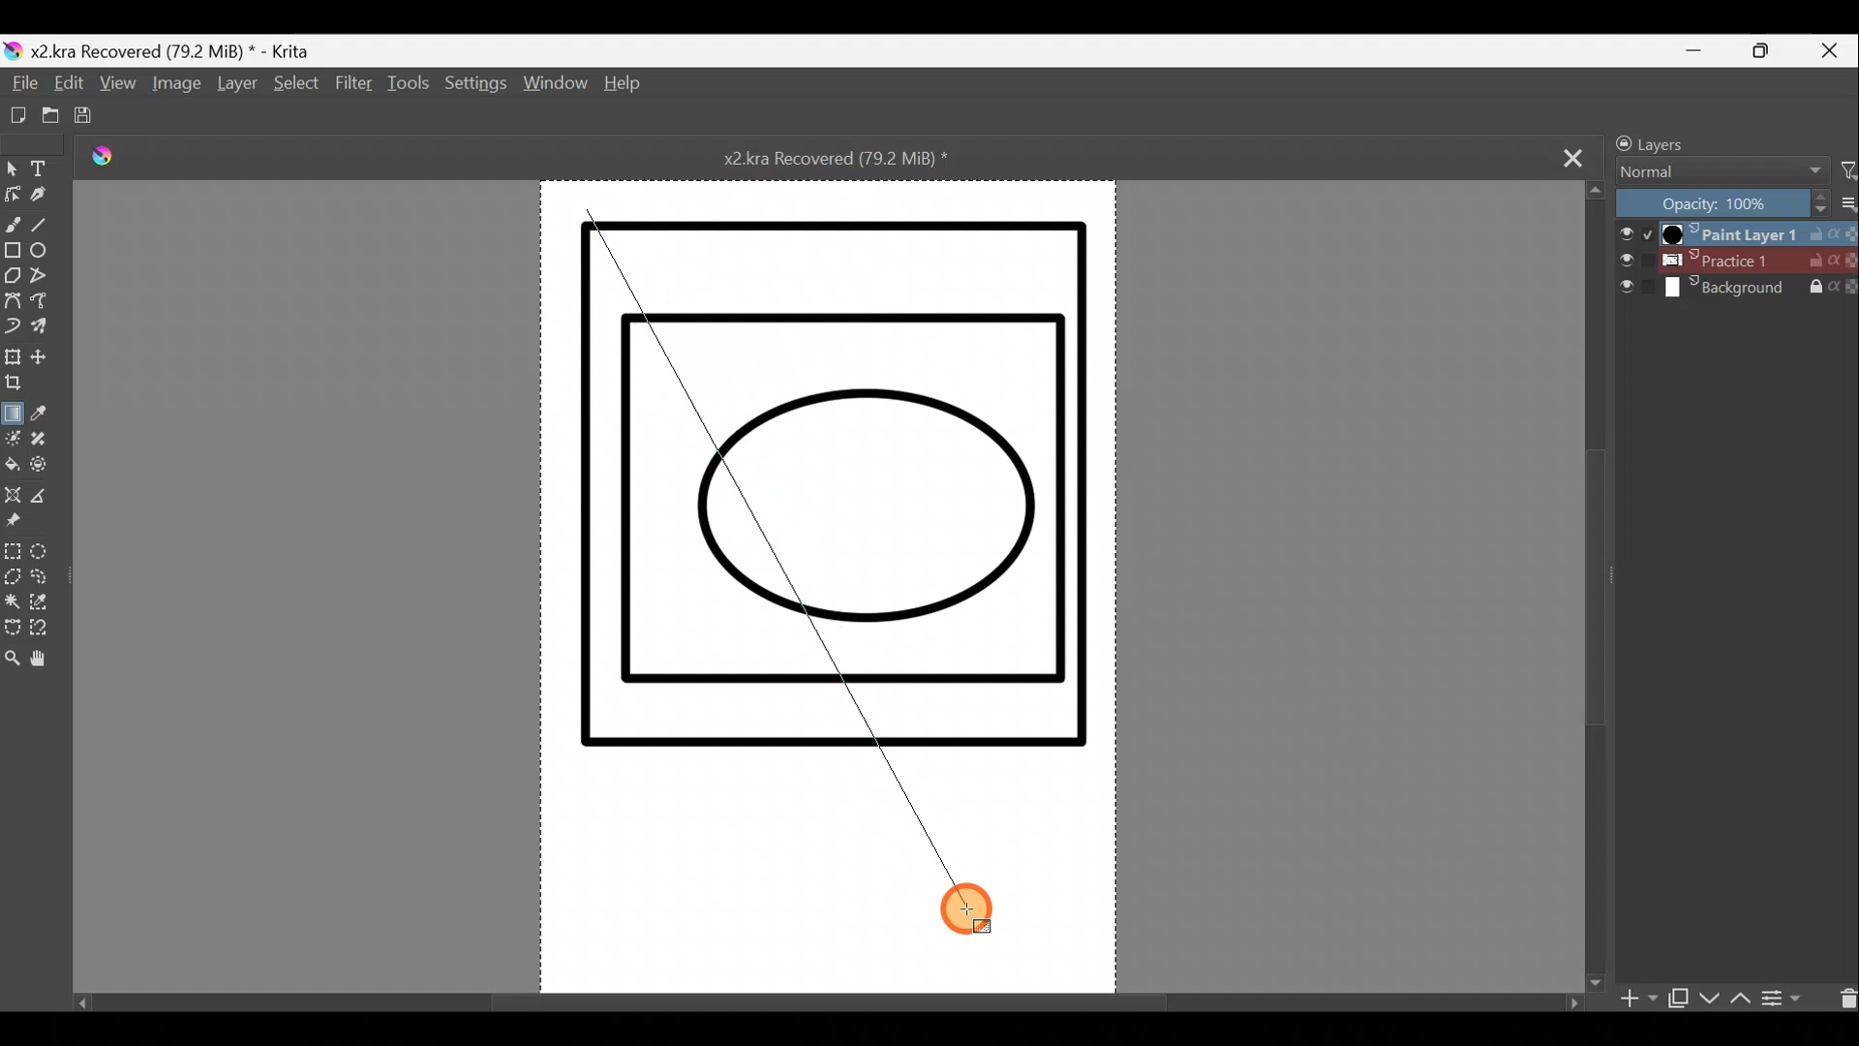 This screenshot has height=1046, width=1859. Describe the element at coordinates (1770, 51) in the screenshot. I see `Maximise` at that location.